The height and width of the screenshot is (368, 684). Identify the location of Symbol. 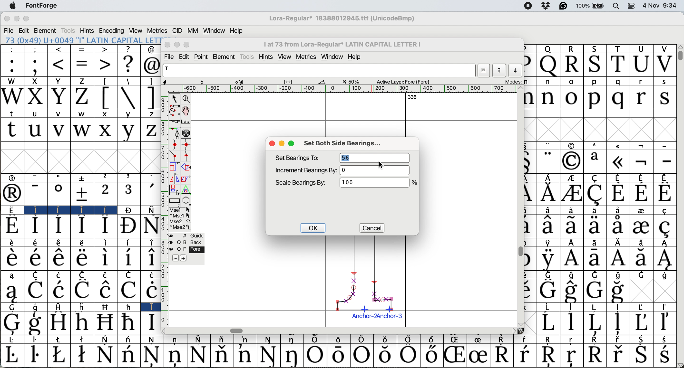
(105, 243).